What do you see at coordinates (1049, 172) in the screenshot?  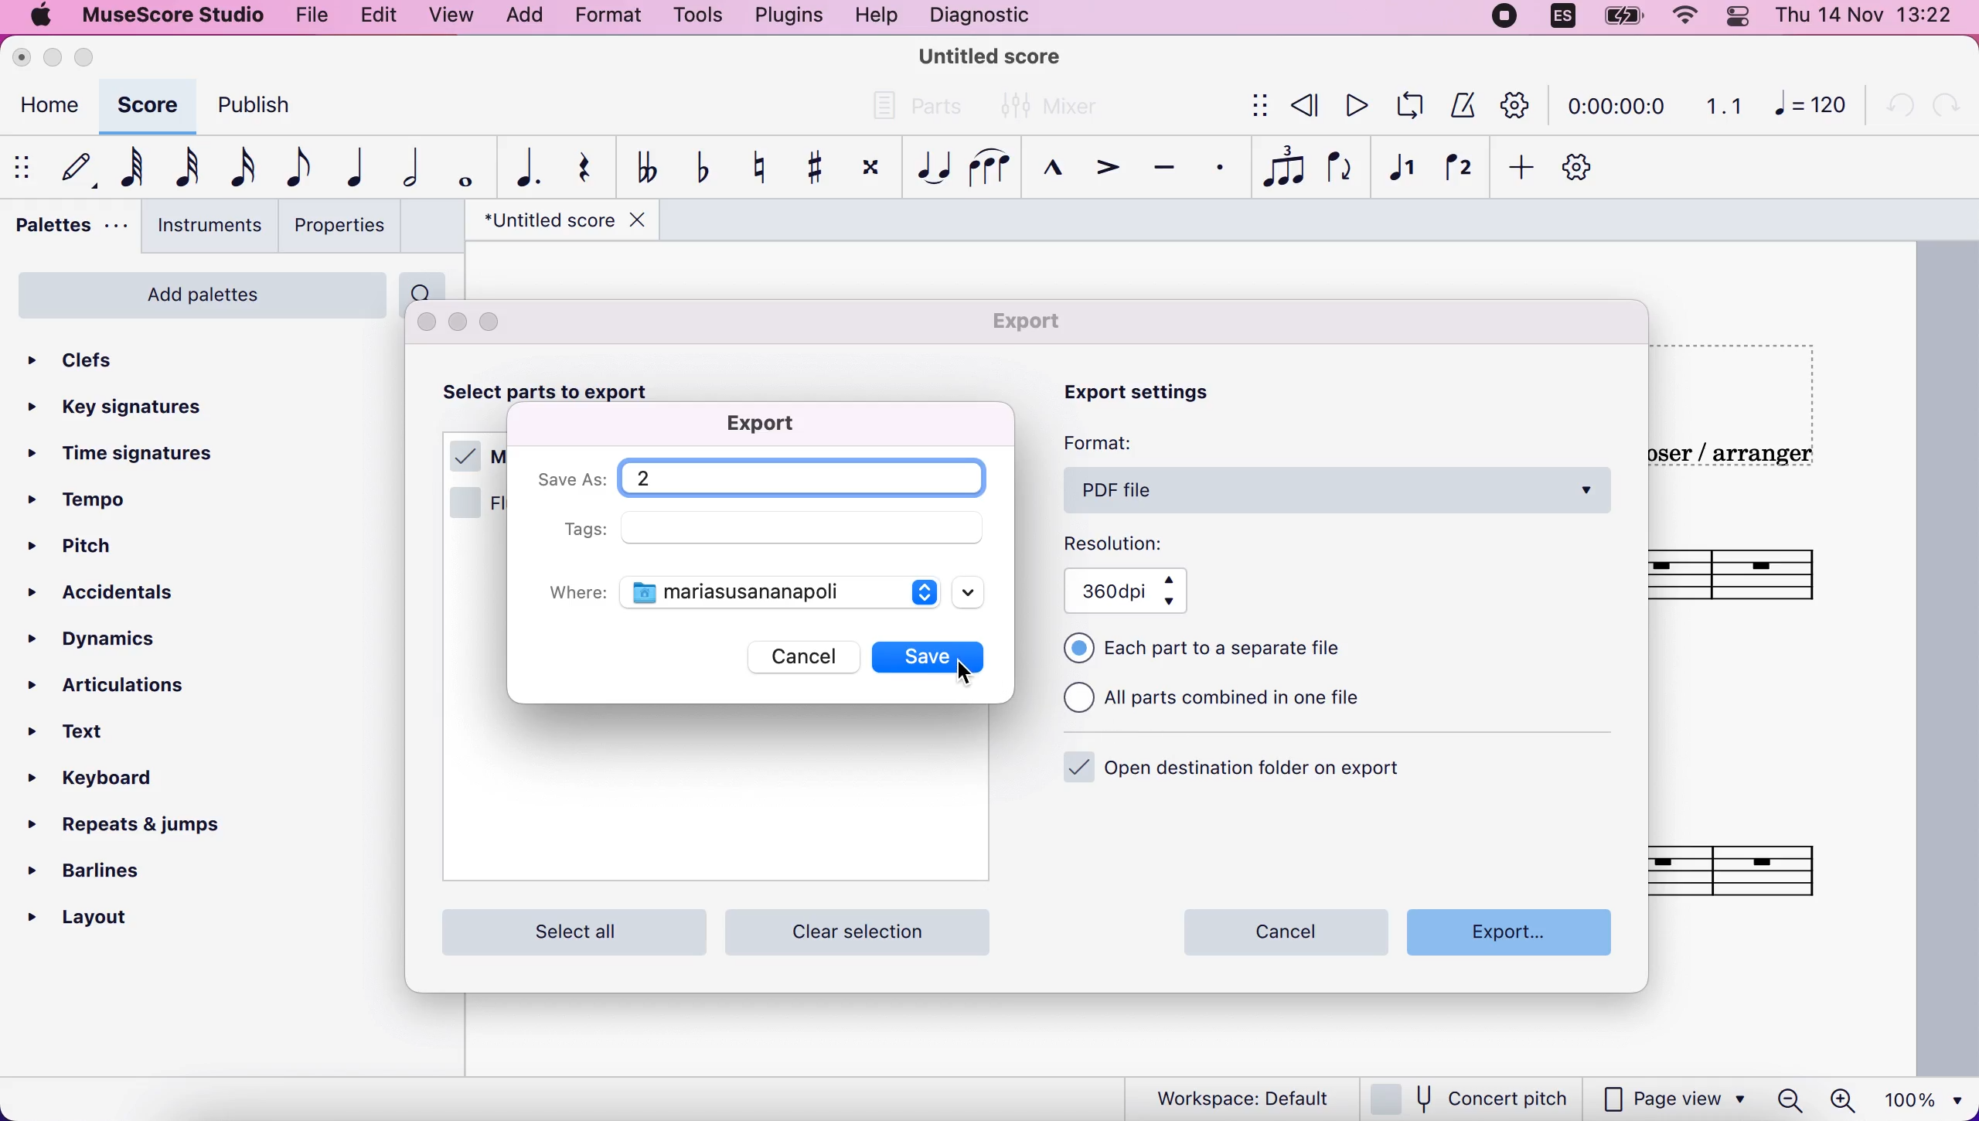 I see `marcato` at bounding box center [1049, 172].